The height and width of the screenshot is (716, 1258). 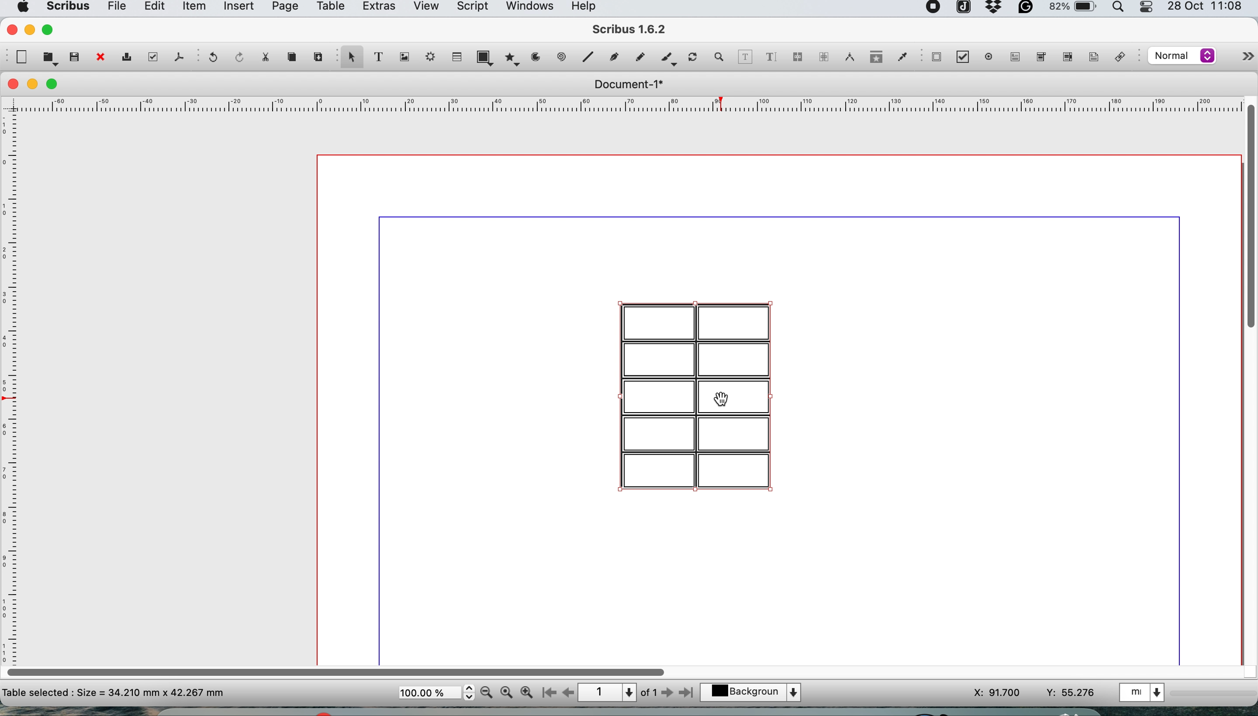 I want to click on arc, so click(x=539, y=57).